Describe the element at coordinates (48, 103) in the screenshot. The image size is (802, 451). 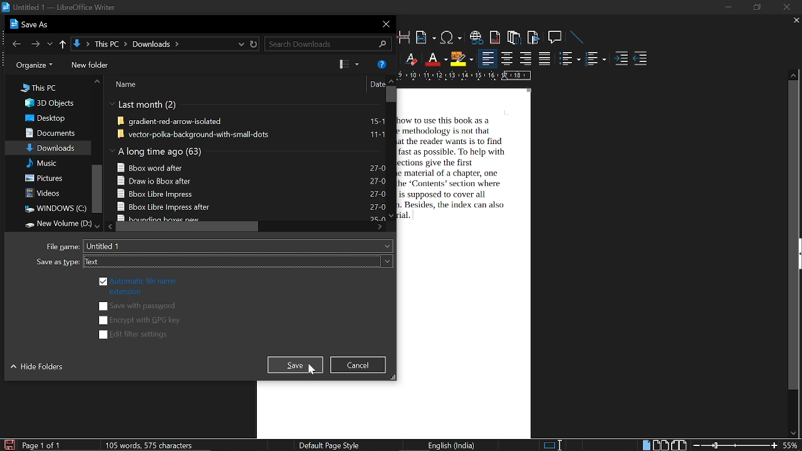
I see `3D Objects` at that location.